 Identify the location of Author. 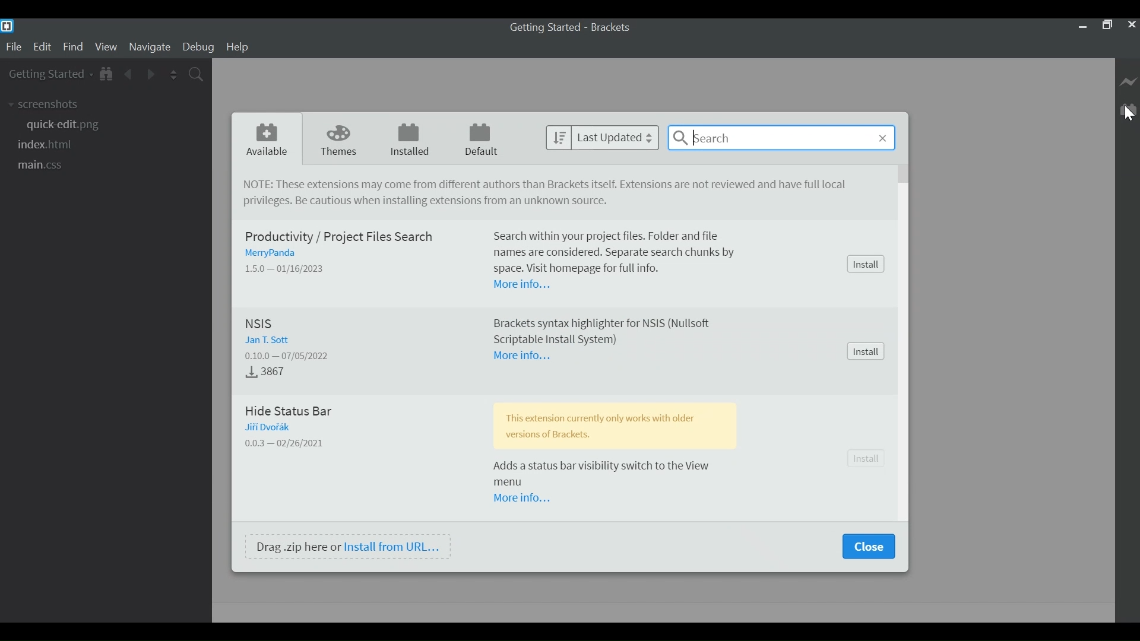
(273, 427).